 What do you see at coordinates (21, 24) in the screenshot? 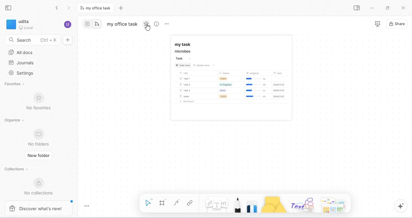
I see `workspace` at bounding box center [21, 24].